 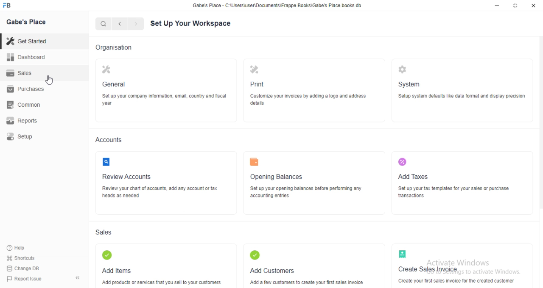 What do you see at coordinates (26, 89) in the screenshot?
I see `Purchases` at bounding box center [26, 89].